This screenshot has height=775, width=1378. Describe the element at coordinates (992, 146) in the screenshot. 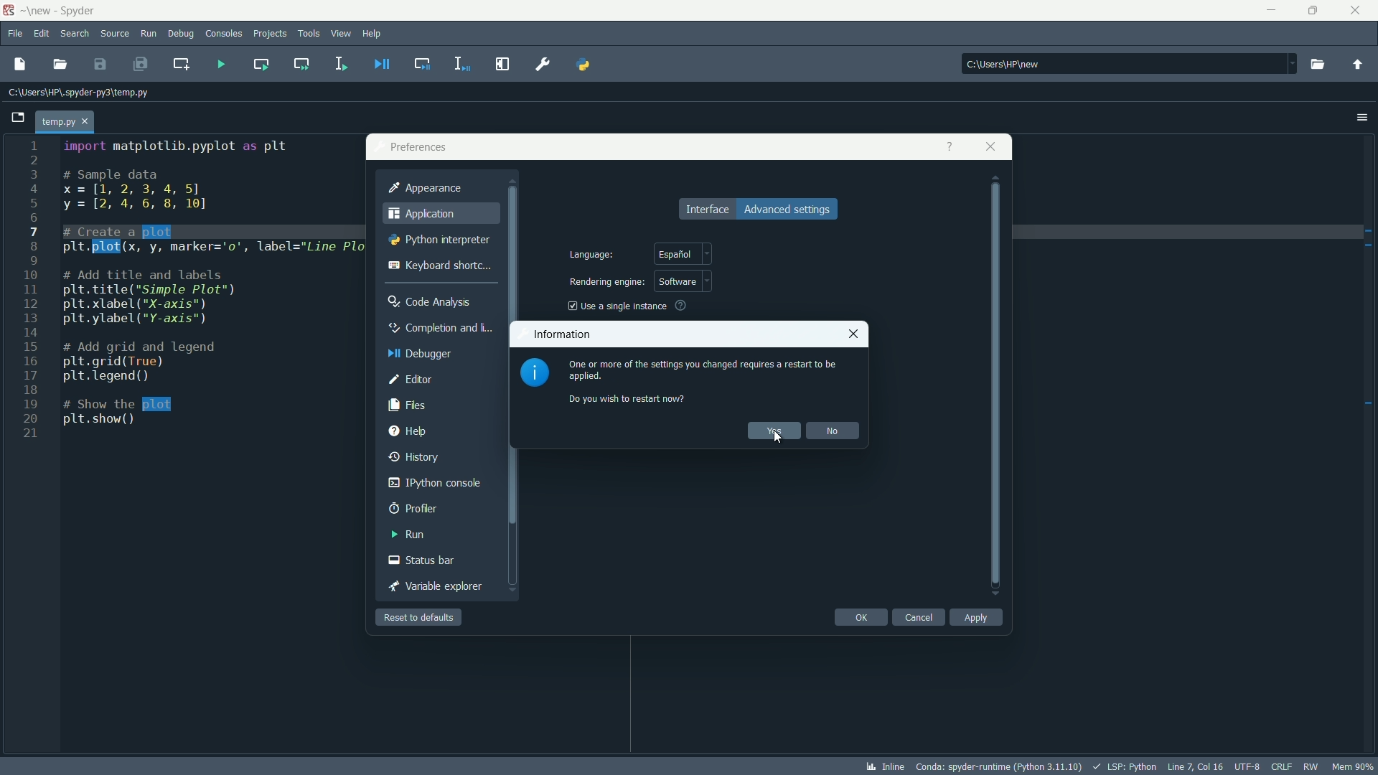

I see `close app` at that location.